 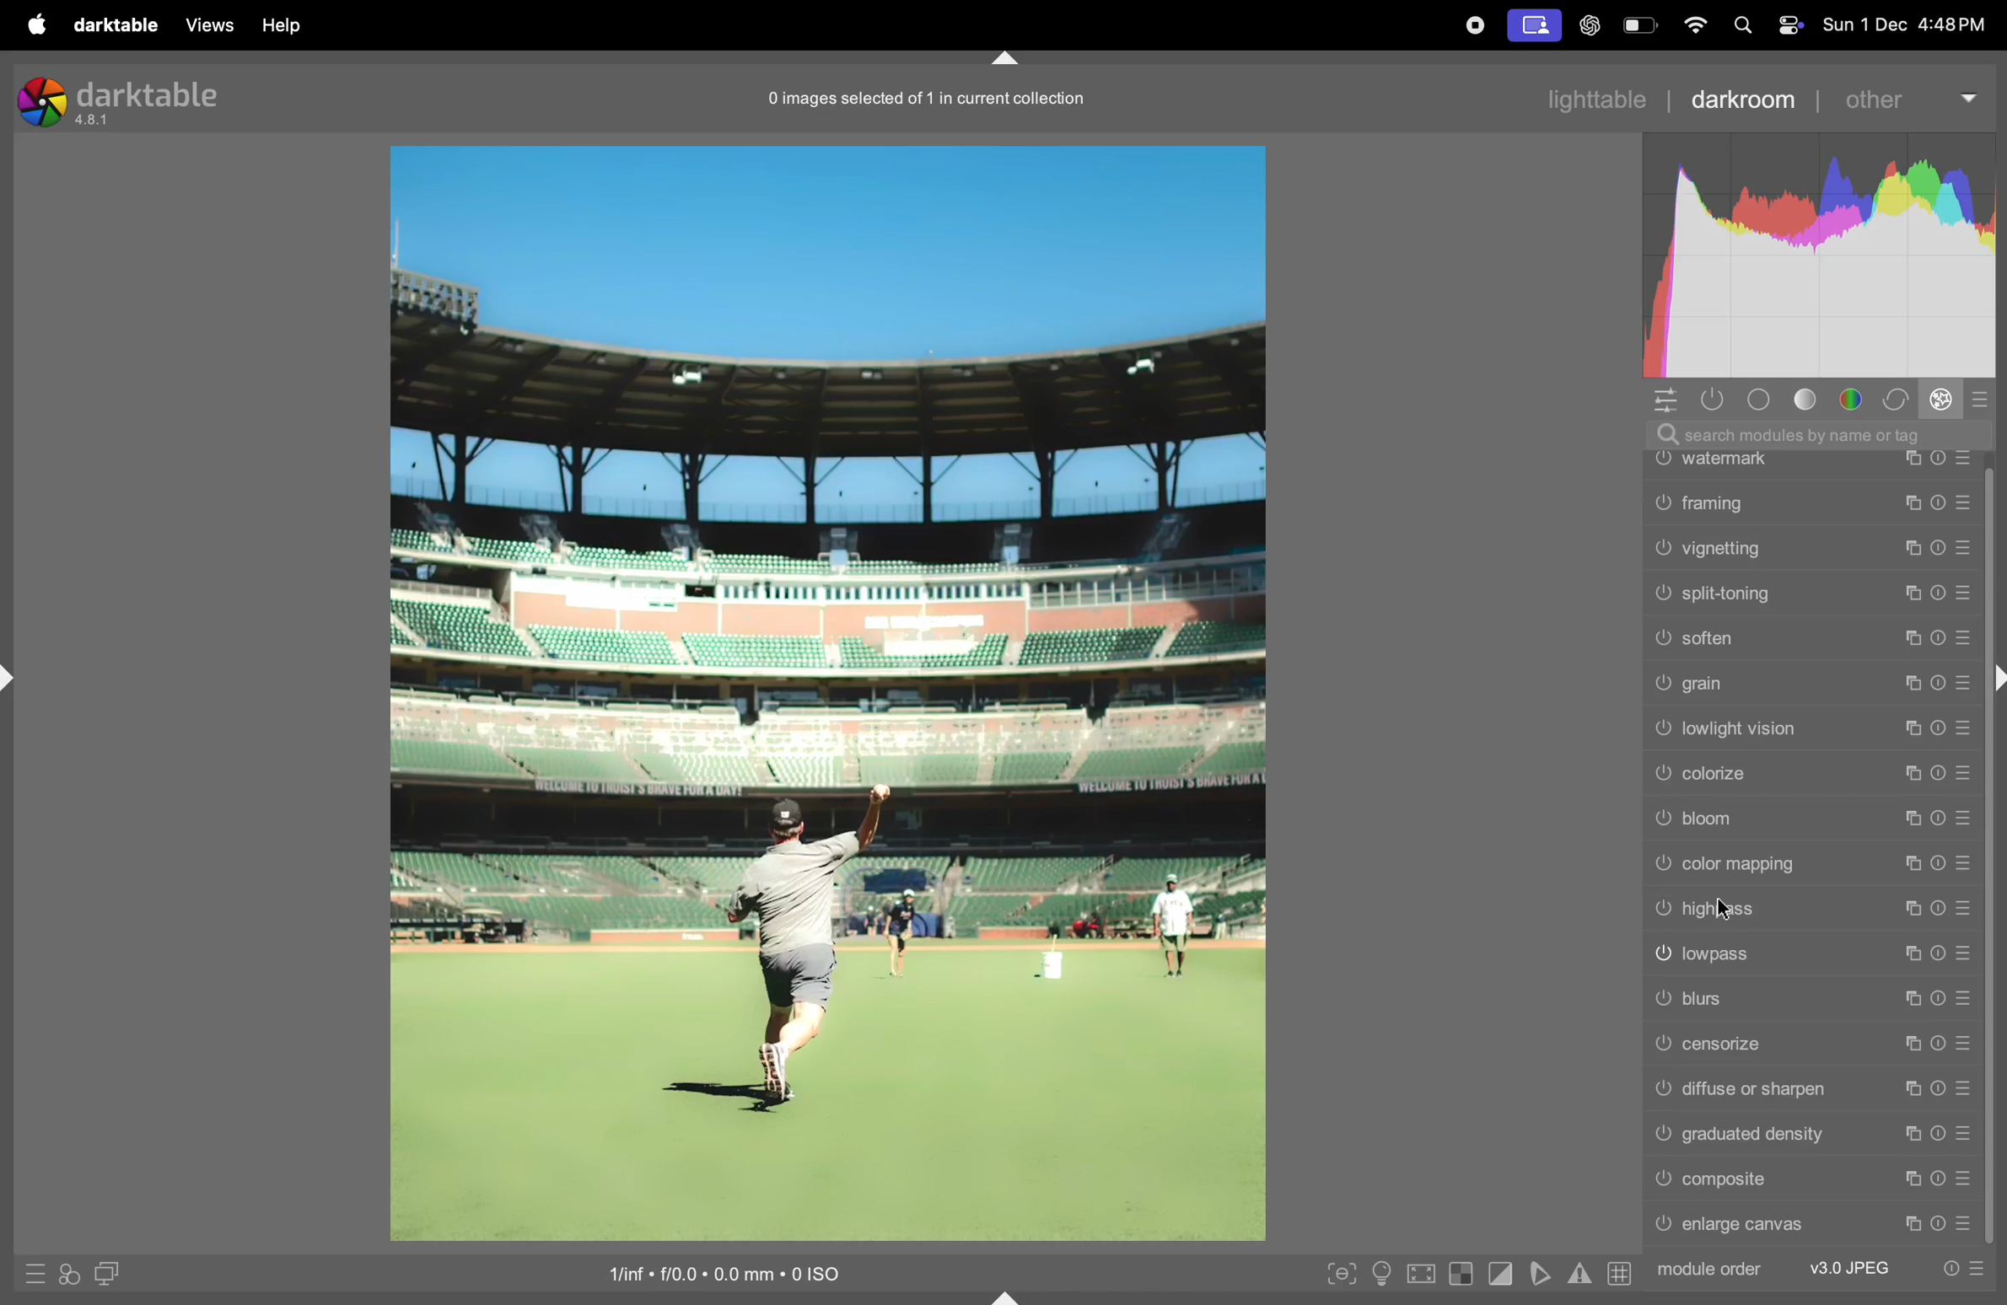 What do you see at coordinates (1811, 462) in the screenshot?
I see `watermark` at bounding box center [1811, 462].